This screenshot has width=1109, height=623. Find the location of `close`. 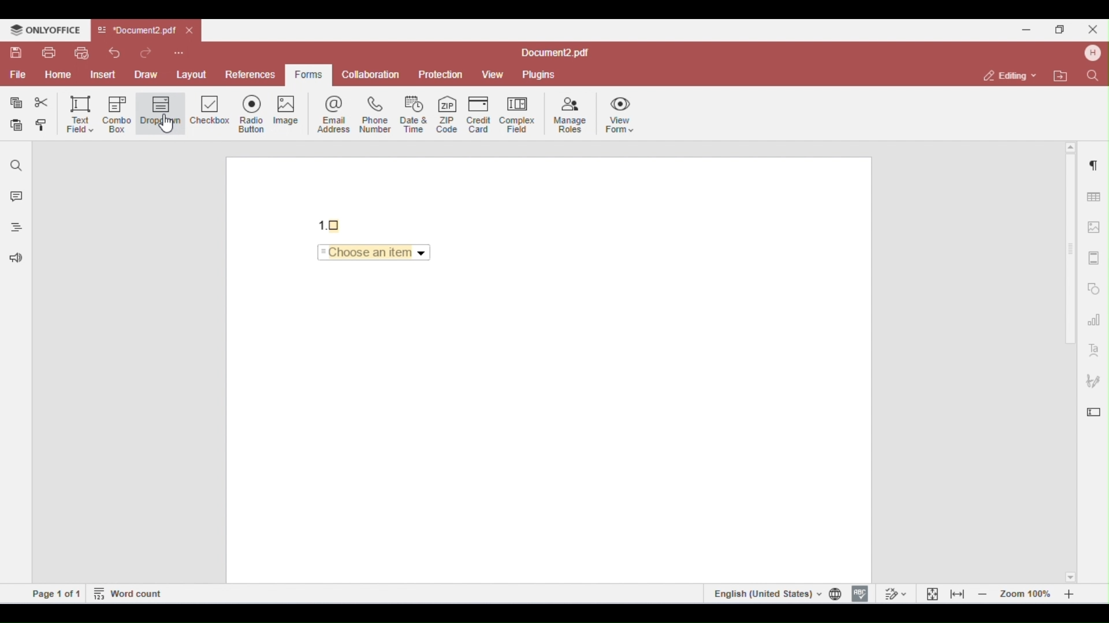

close is located at coordinates (1092, 29).